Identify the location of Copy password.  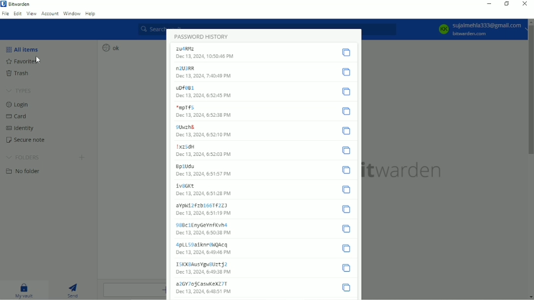
(347, 209).